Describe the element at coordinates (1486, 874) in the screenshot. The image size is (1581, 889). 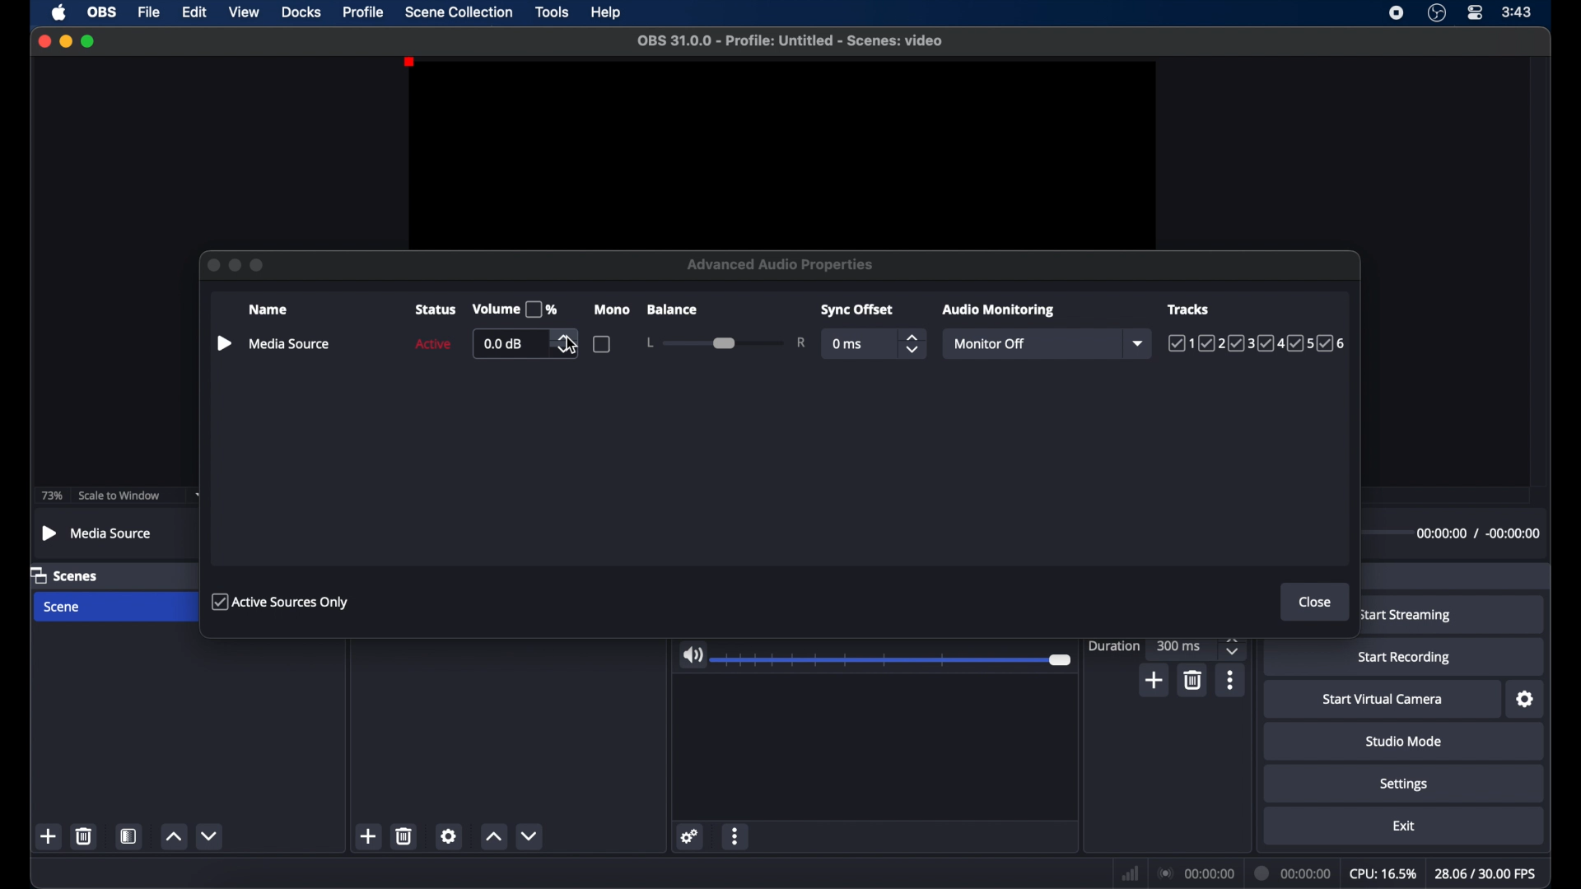
I see `28.06/30.00 fps` at that location.